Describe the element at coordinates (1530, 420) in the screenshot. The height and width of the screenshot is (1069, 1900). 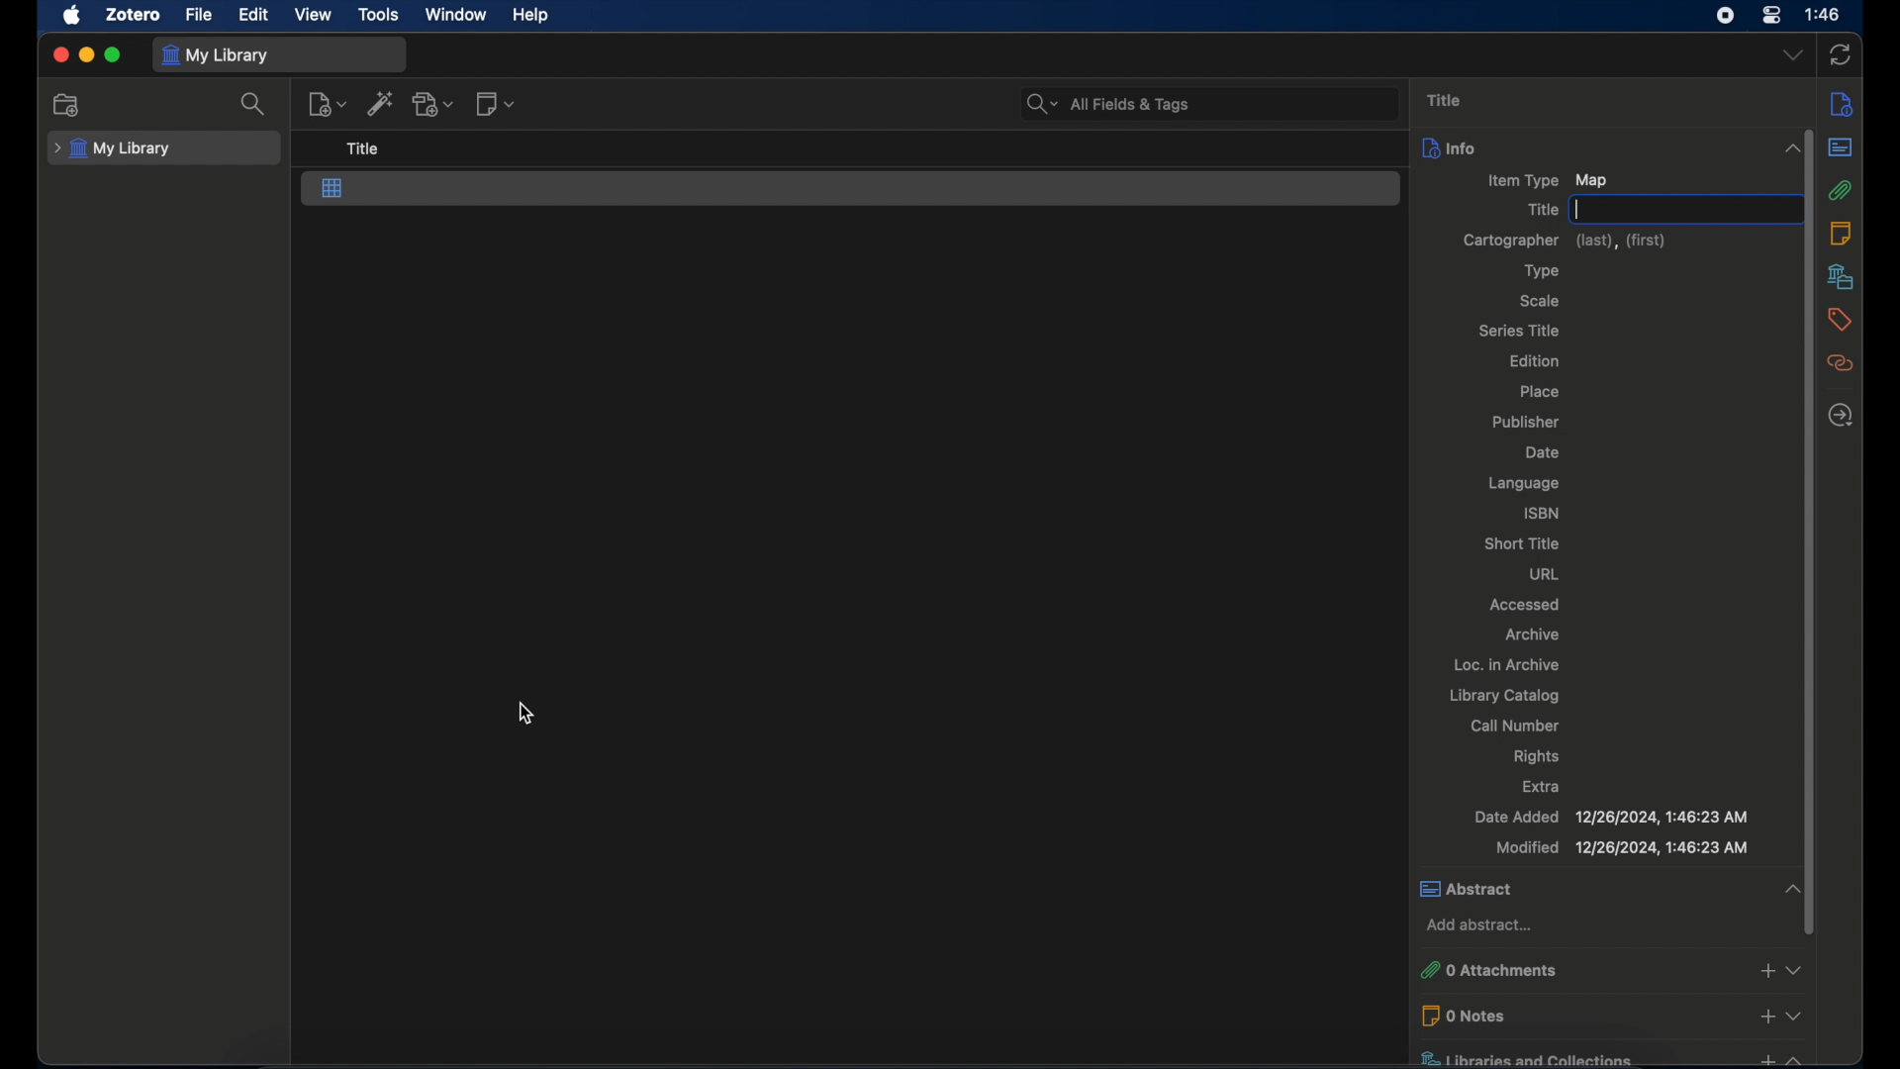
I see `publisher` at that location.